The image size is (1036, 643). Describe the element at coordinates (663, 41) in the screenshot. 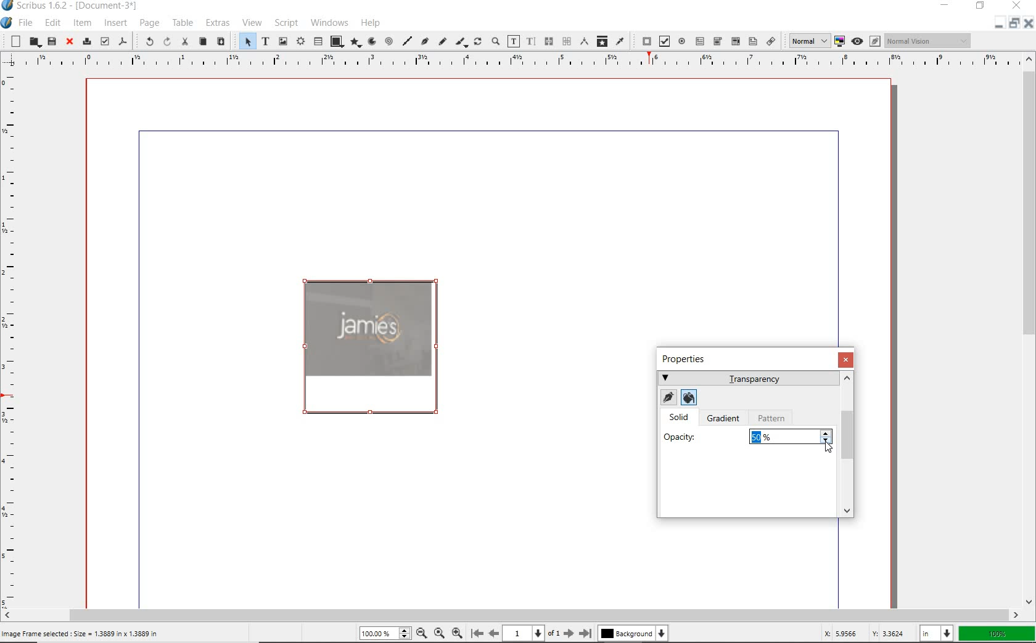

I see `pdf check box` at that location.